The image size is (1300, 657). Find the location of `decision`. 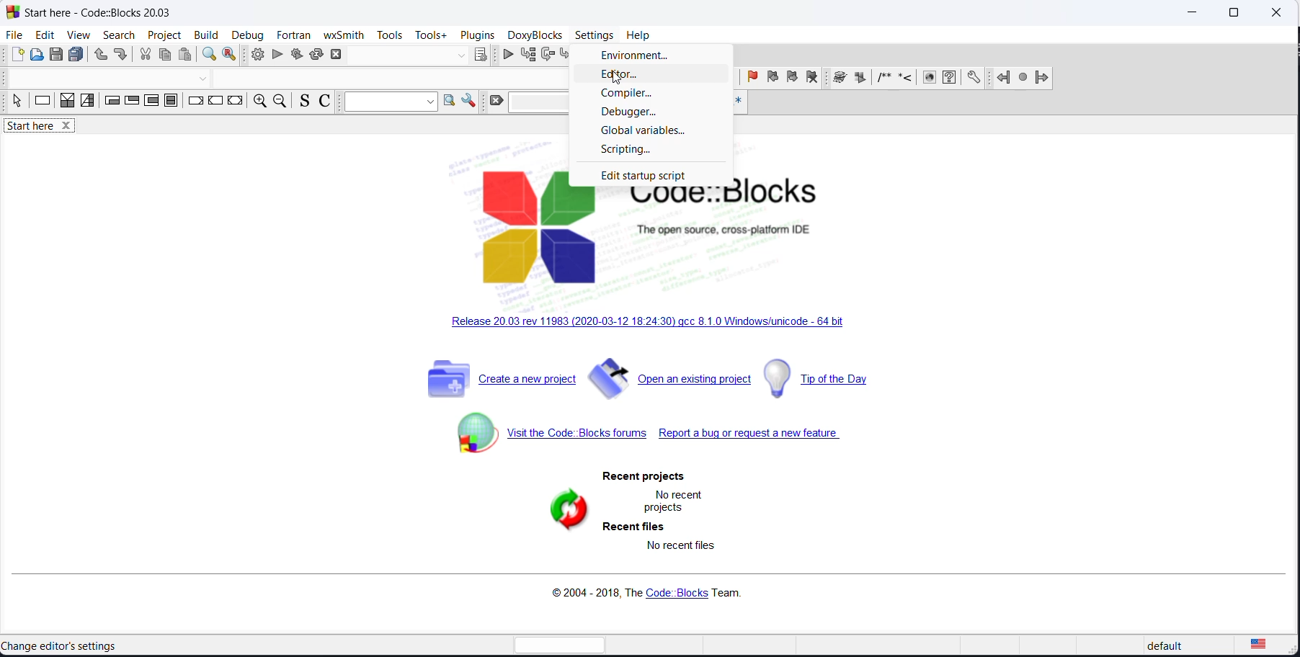

decision is located at coordinates (68, 104).